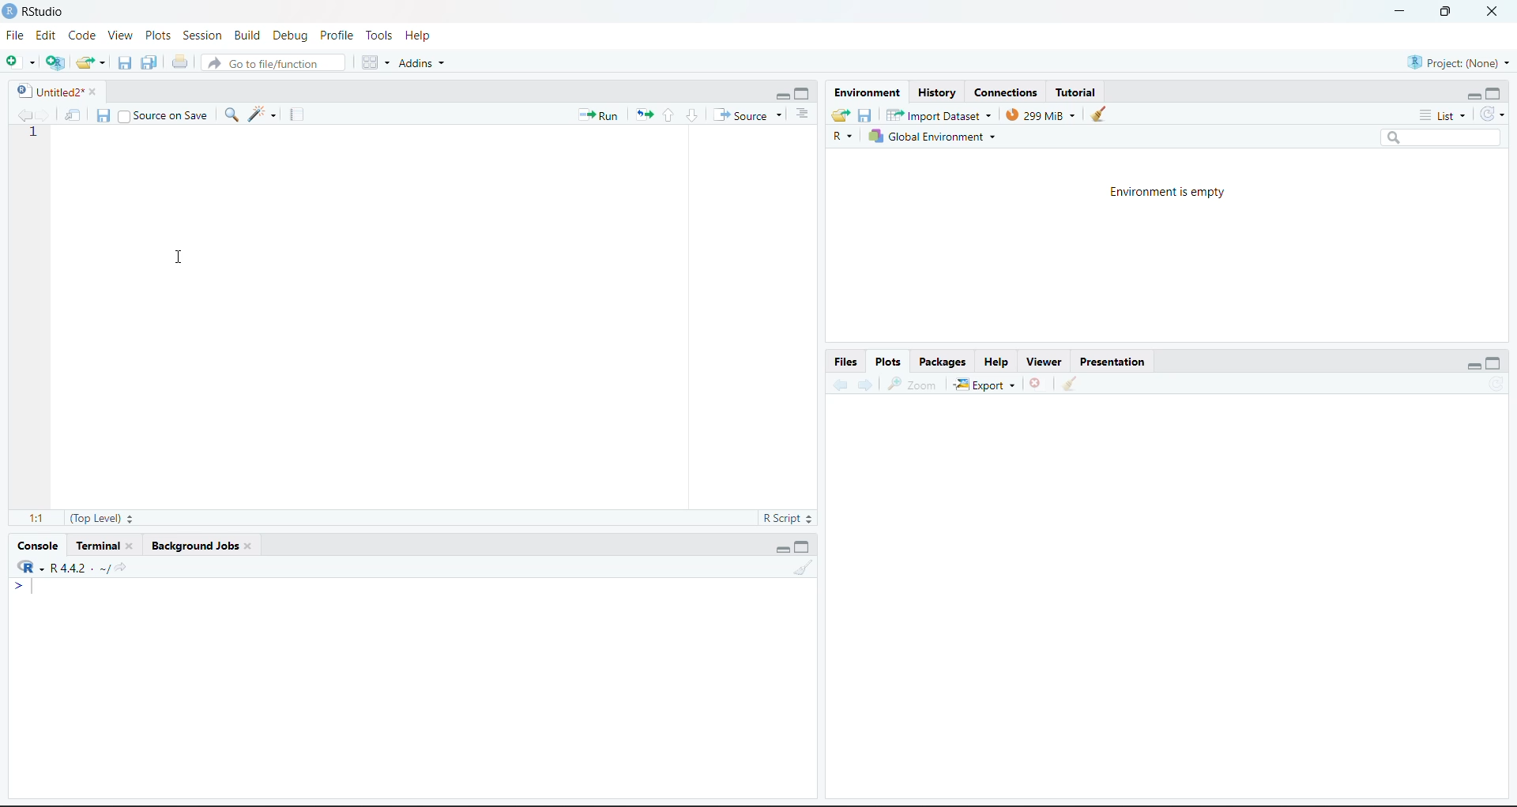 This screenshot has width=1517, height=807. I want to click on go to previous section/chunk, so click(667, 116).